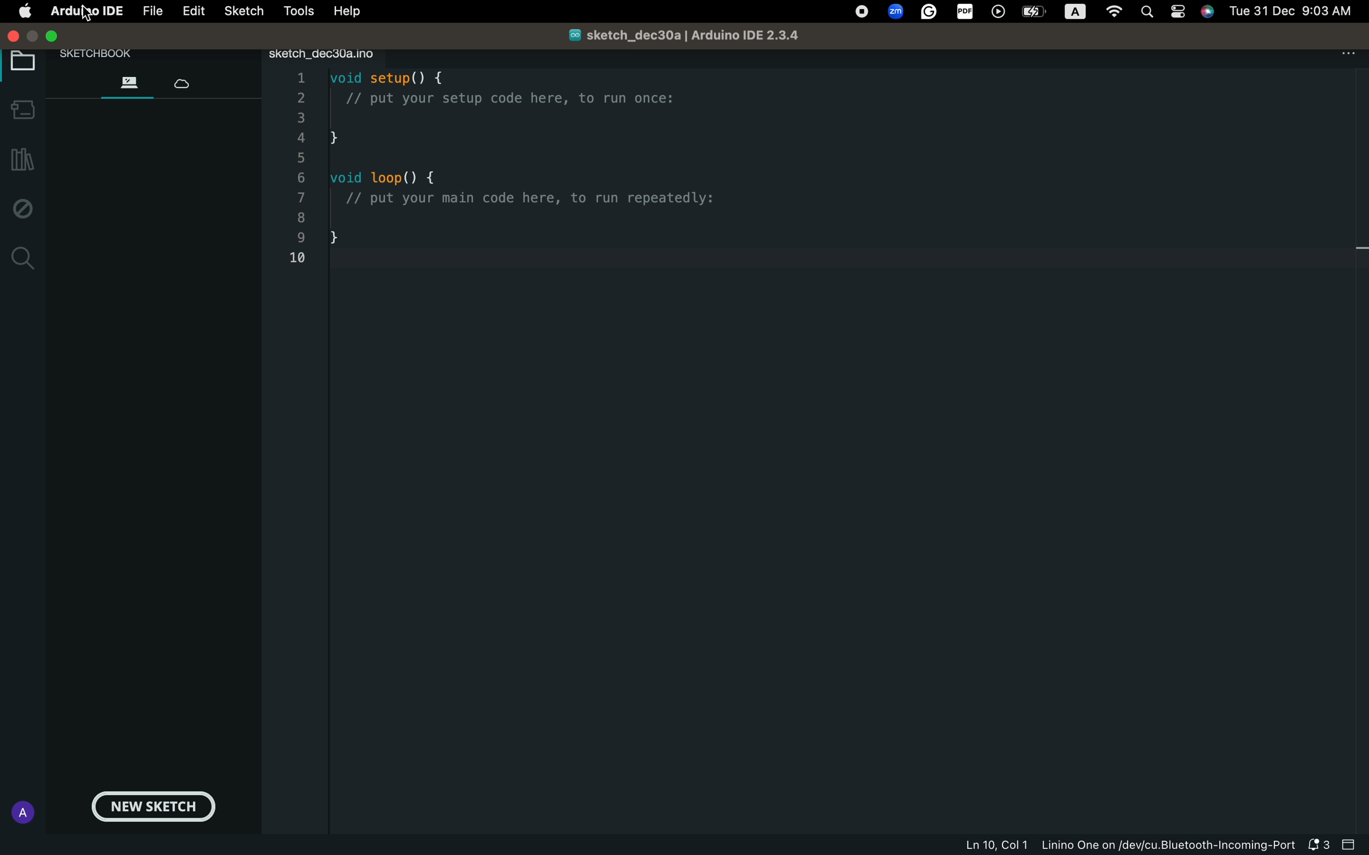 This screenshot has height=855, width=1369. Describe the element at coordinates (897, 10) in the screenshot. I see `Zoom` at that location.